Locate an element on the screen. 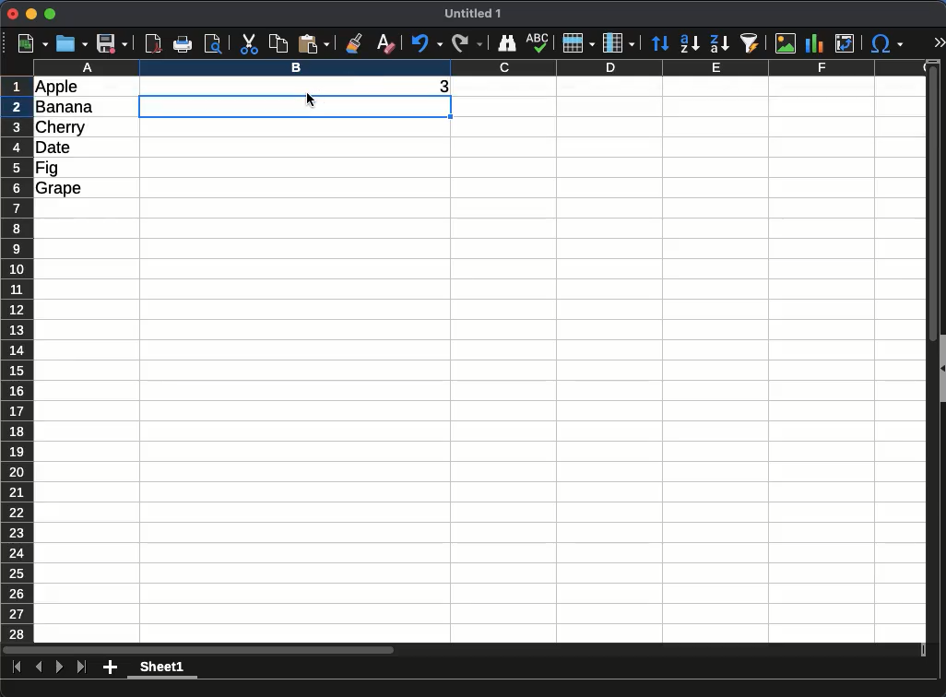  autofilter is located at coordinates (750, 43).